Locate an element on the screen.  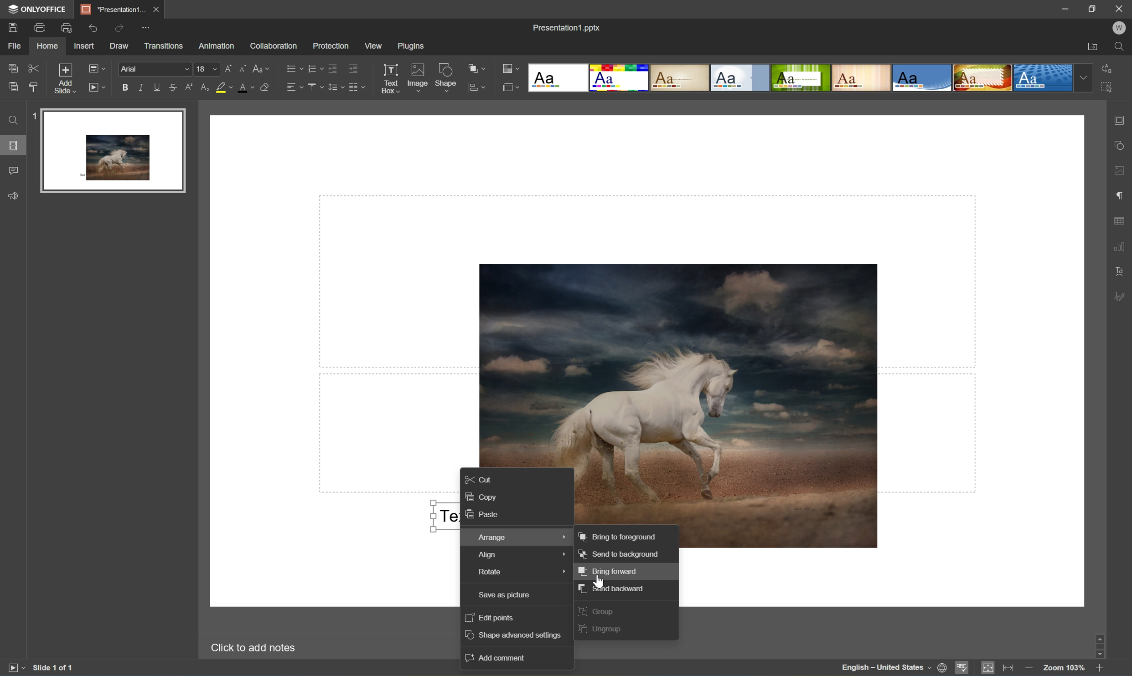
Chart settings is located at coordinates (1122, 246).